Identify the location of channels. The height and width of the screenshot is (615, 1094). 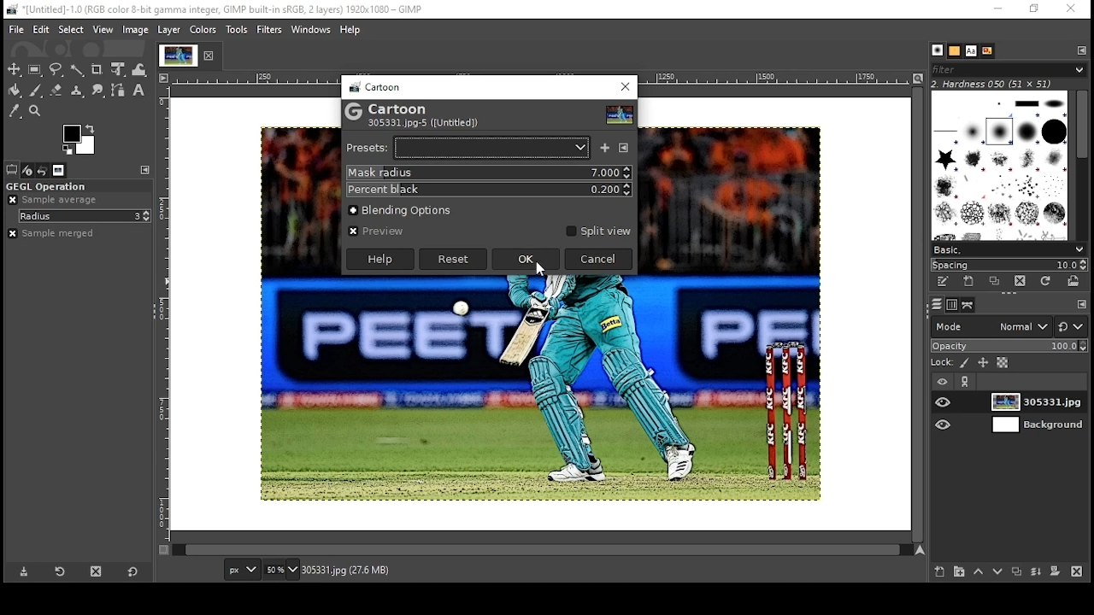
(953, 306).